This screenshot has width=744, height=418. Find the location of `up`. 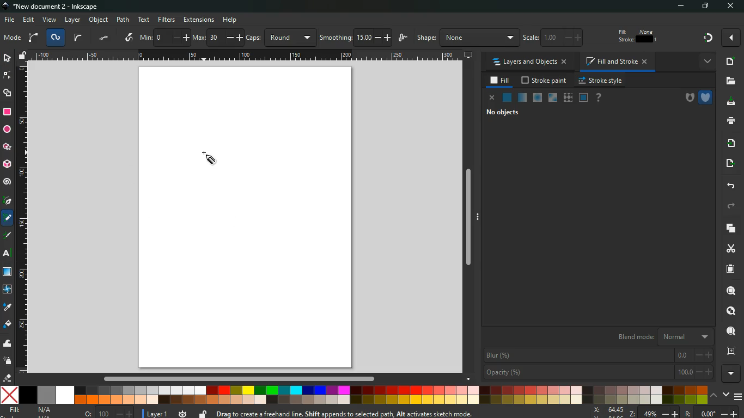

up is located at coordinates (713, 396).